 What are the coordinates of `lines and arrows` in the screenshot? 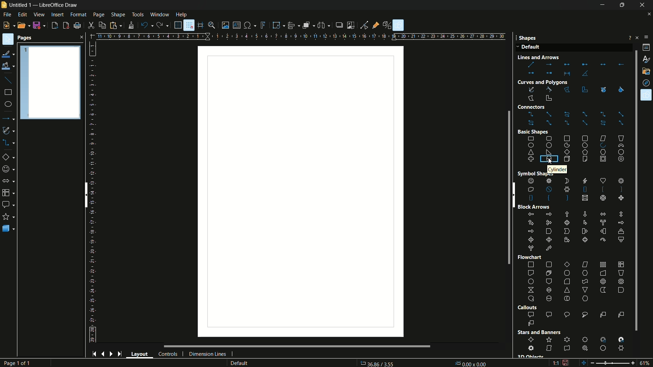 It's located at (574, 69).